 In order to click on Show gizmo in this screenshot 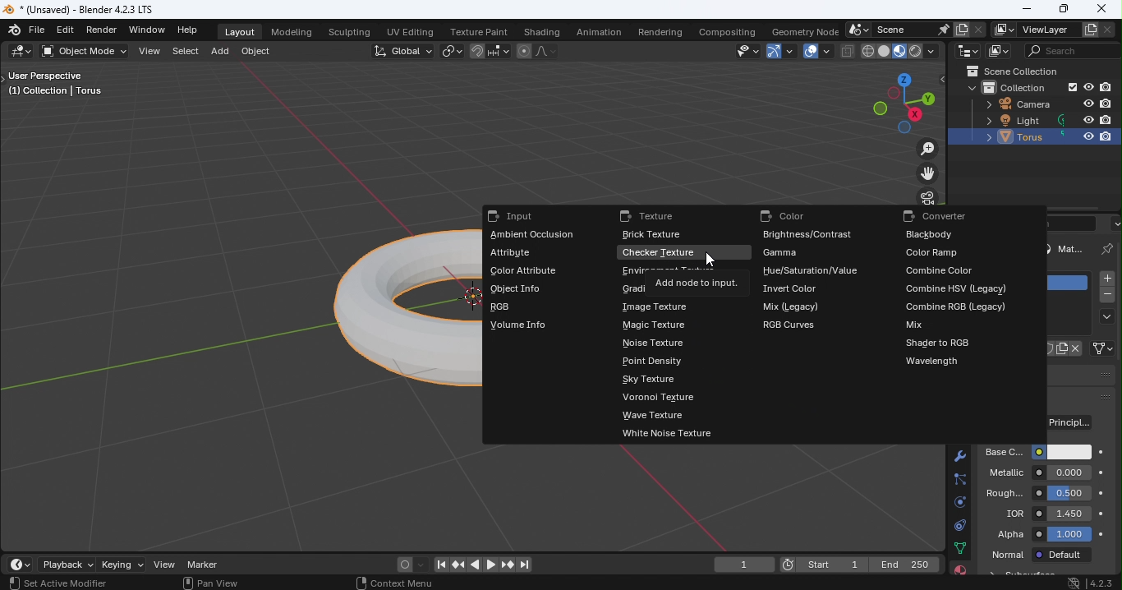, I will do `click(782, 52)`.